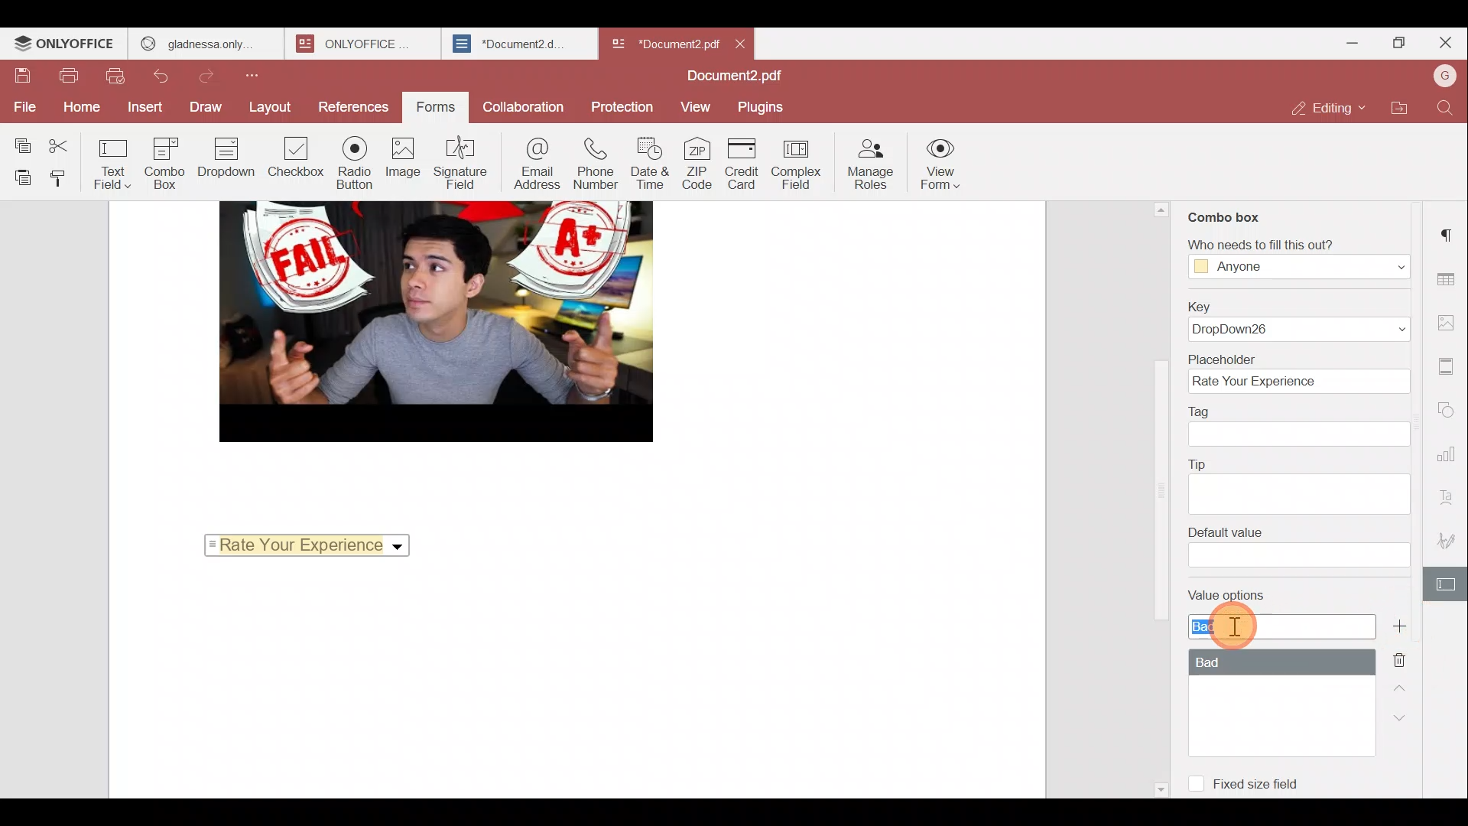  What do you see at coordinates (269, 109) in the screenshot?
I see `Layout` at bounding box center [269, 109].